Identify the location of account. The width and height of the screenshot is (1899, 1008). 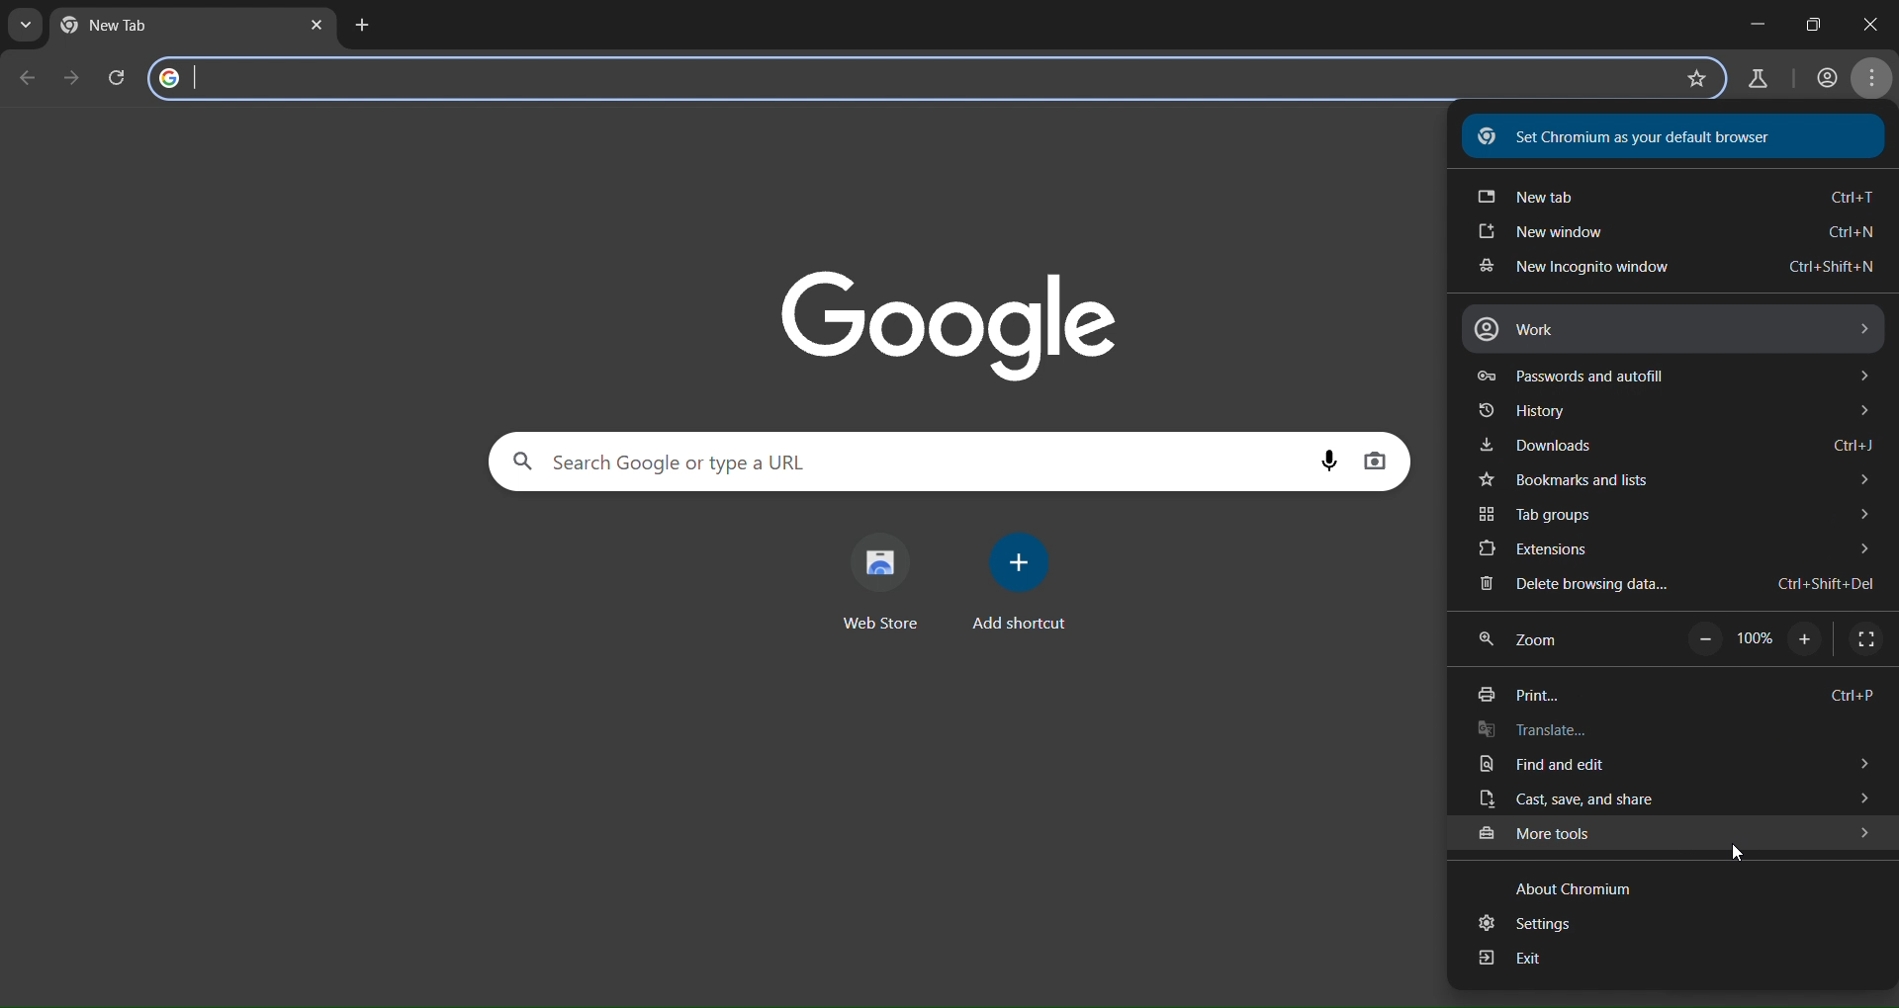
(1827, 80).